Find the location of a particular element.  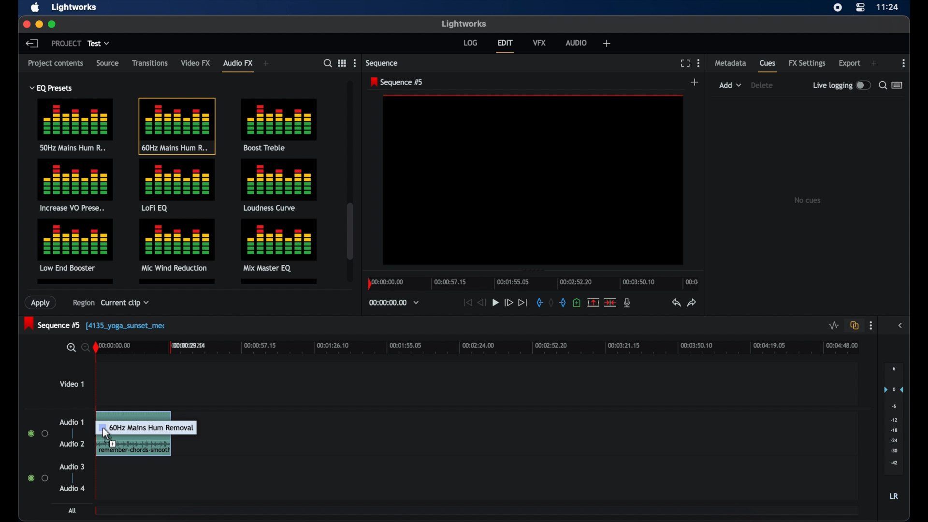

clear marks is located at coordinates (551, 302).